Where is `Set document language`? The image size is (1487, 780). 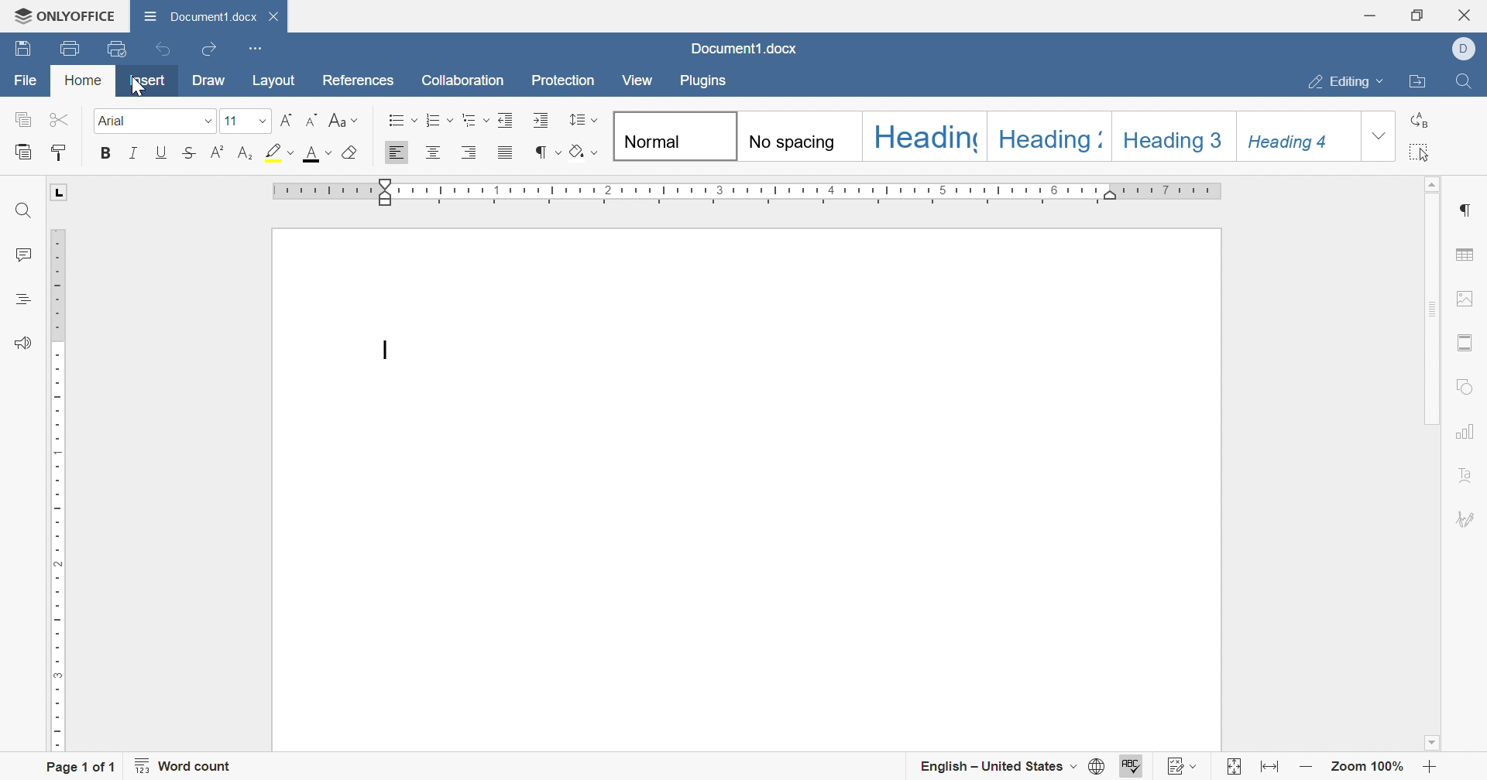 Set document language is located at coordinates (1097, 765).